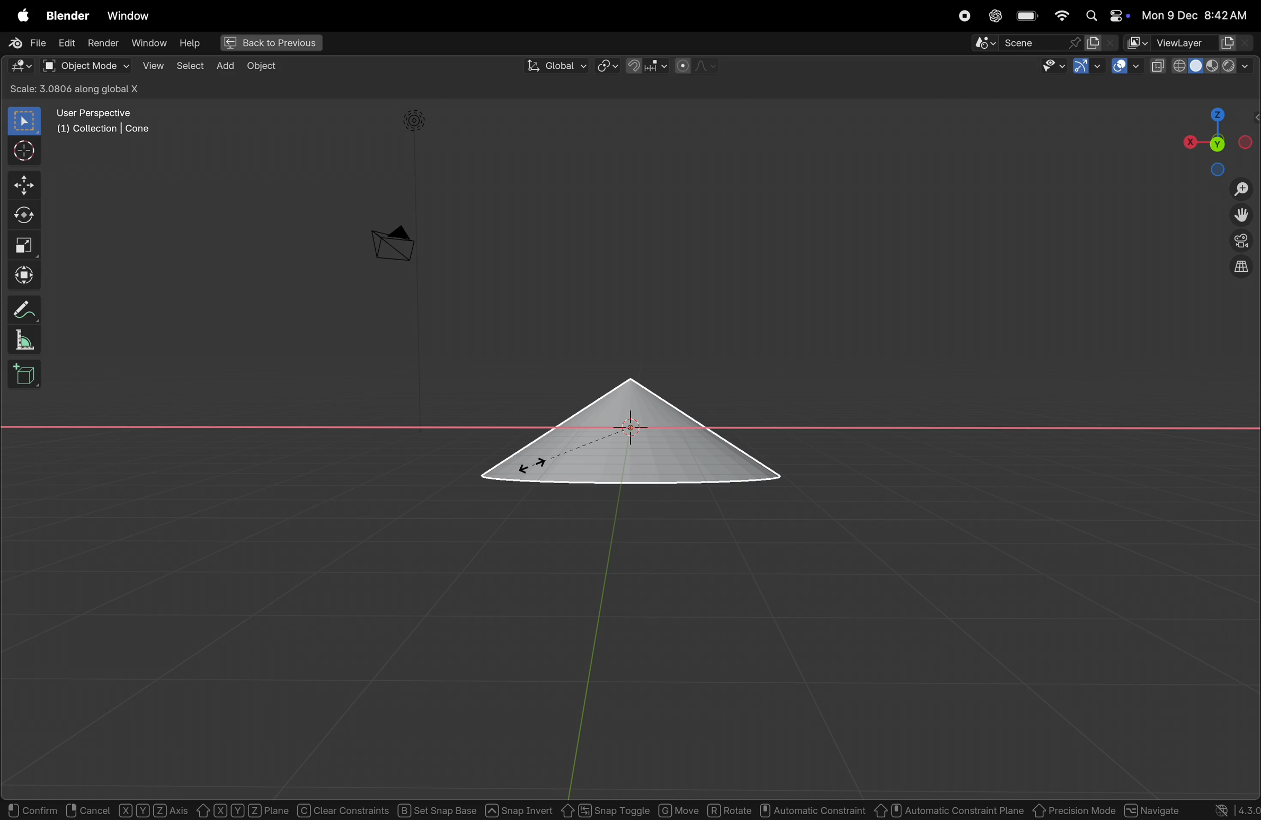  I want to click on orthographic projection, so click(1243, 266).